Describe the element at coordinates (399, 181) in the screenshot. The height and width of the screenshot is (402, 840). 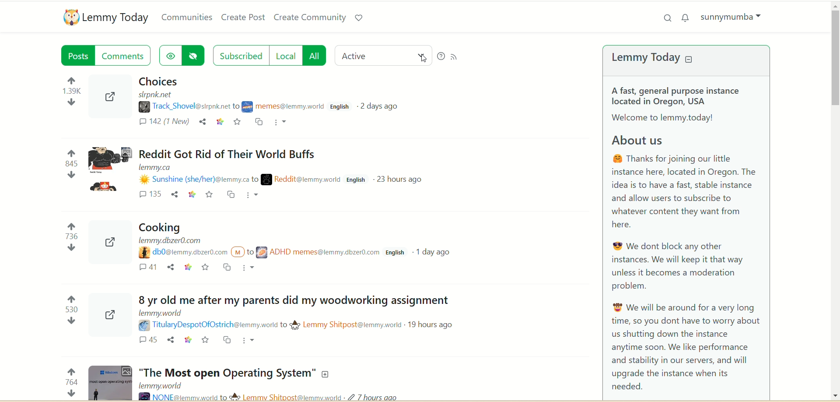
I see `23 hours ago` at that location.